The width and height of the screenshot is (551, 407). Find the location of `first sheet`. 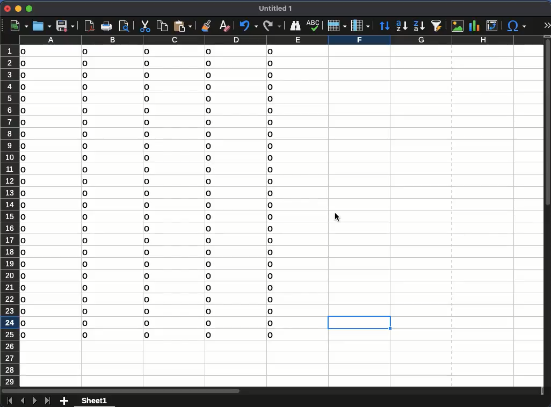

first sheet is located at coordinates (8, 400).